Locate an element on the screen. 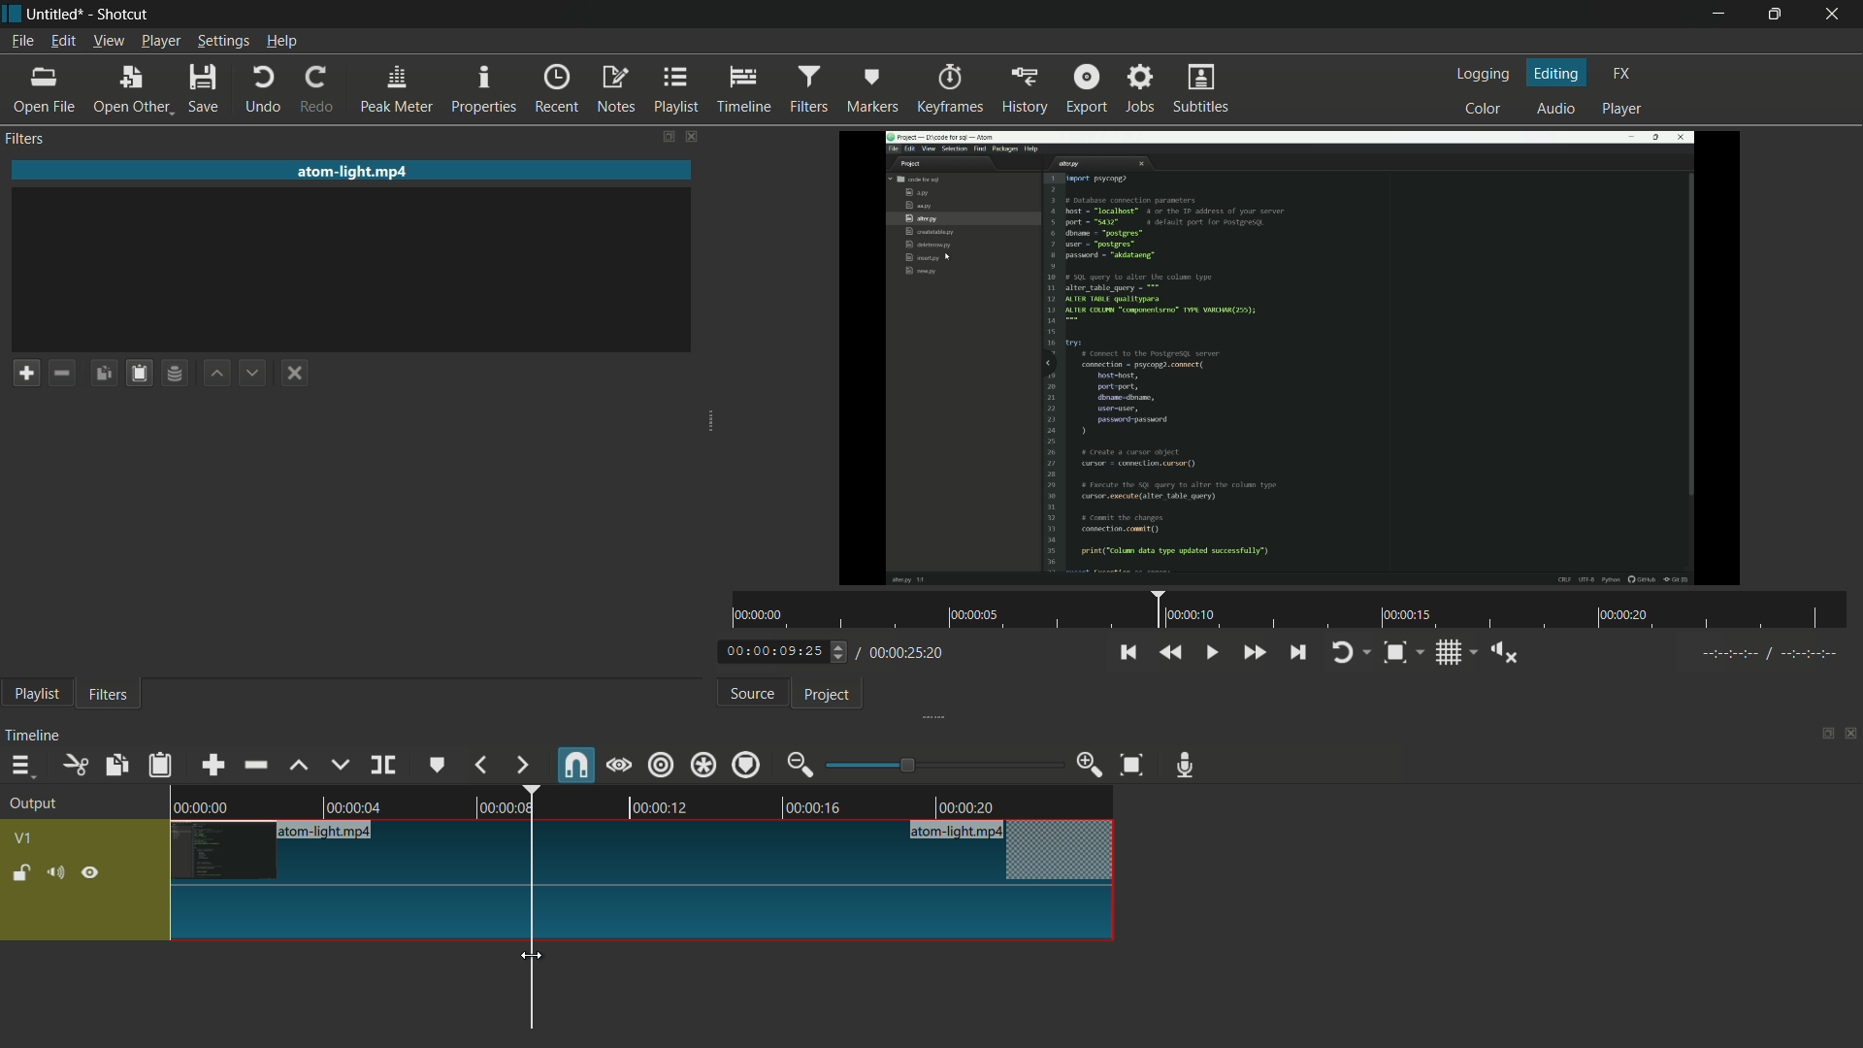 This screenshot has height=1048, width=1863. create or edit marker is located at coordinates (438, 767).